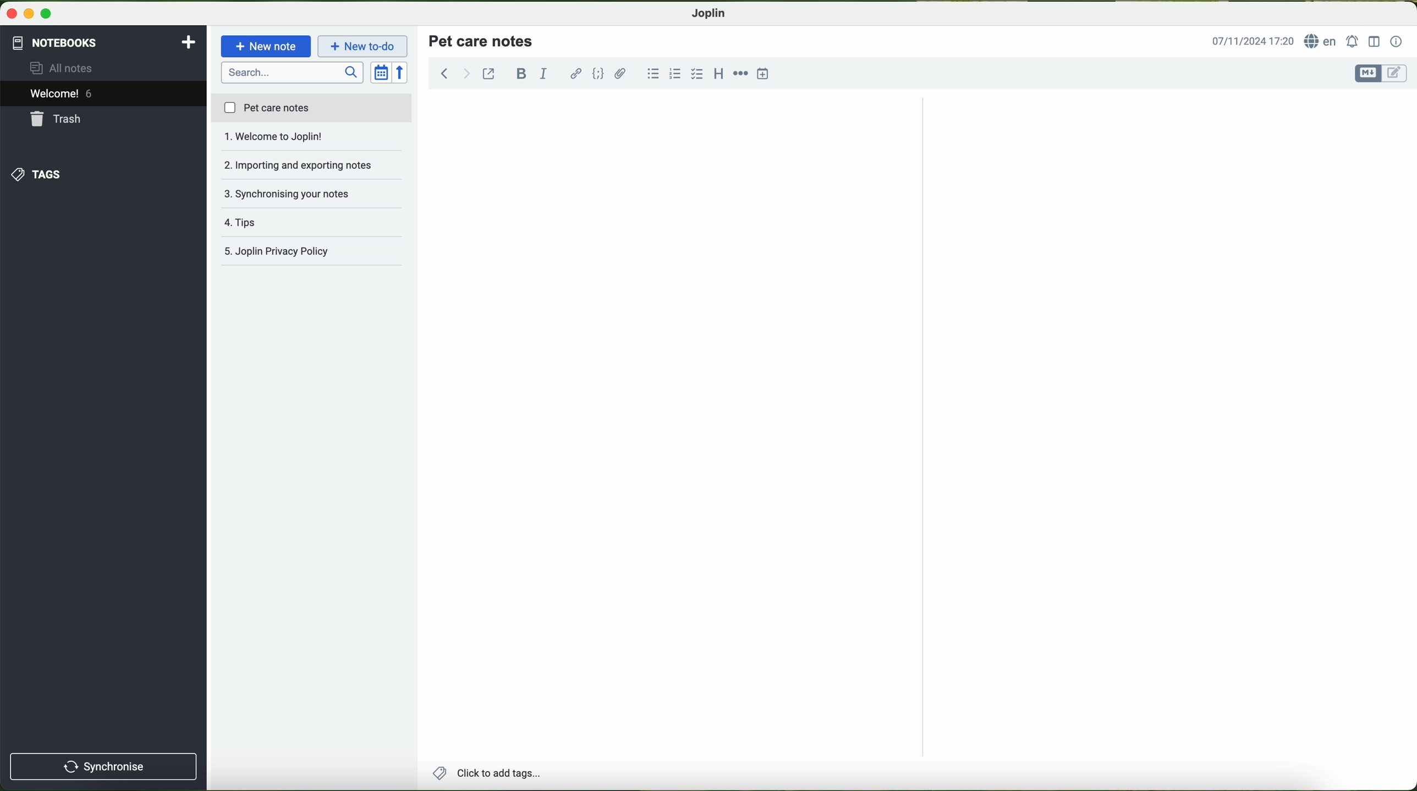  Describe the element at coordinates (266, 46) in the screenshot. I see `new note button` at that location.